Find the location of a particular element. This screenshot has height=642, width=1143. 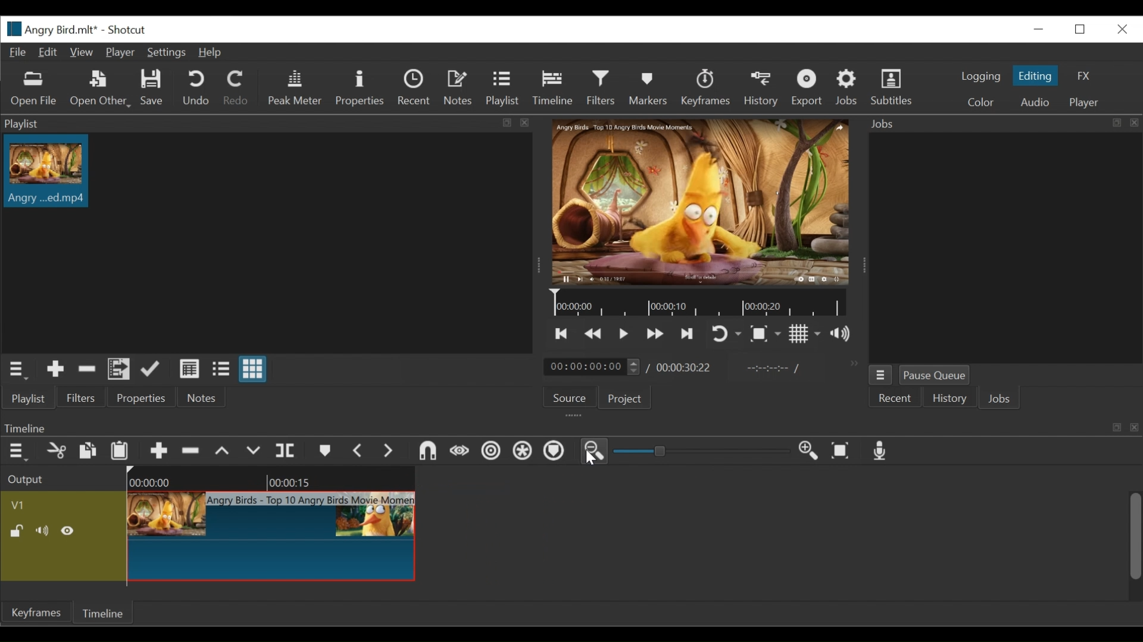

File name is located at coordinates (49, 29).